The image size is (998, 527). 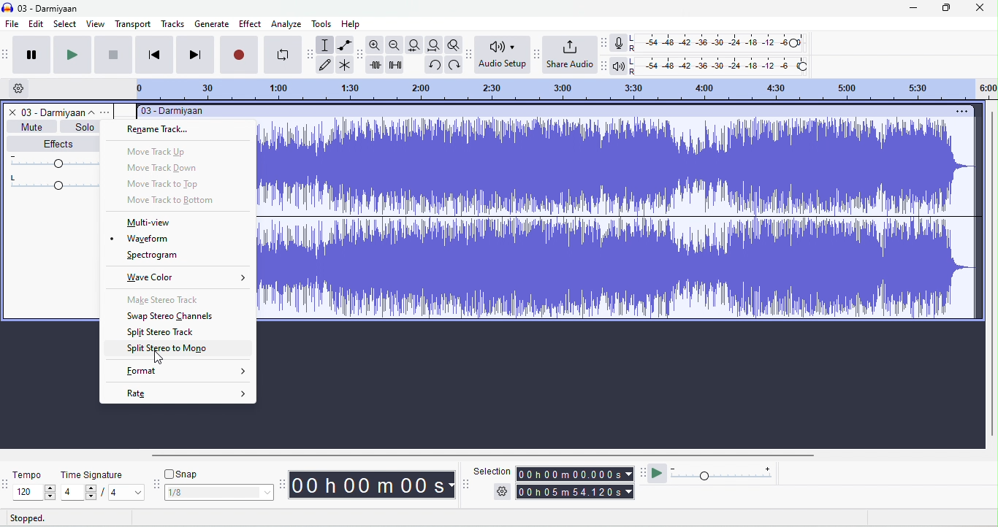 What do you see at coordinates (719, 43) in the screenshot?
I see `recoding level` at bounding box center [719, 43].